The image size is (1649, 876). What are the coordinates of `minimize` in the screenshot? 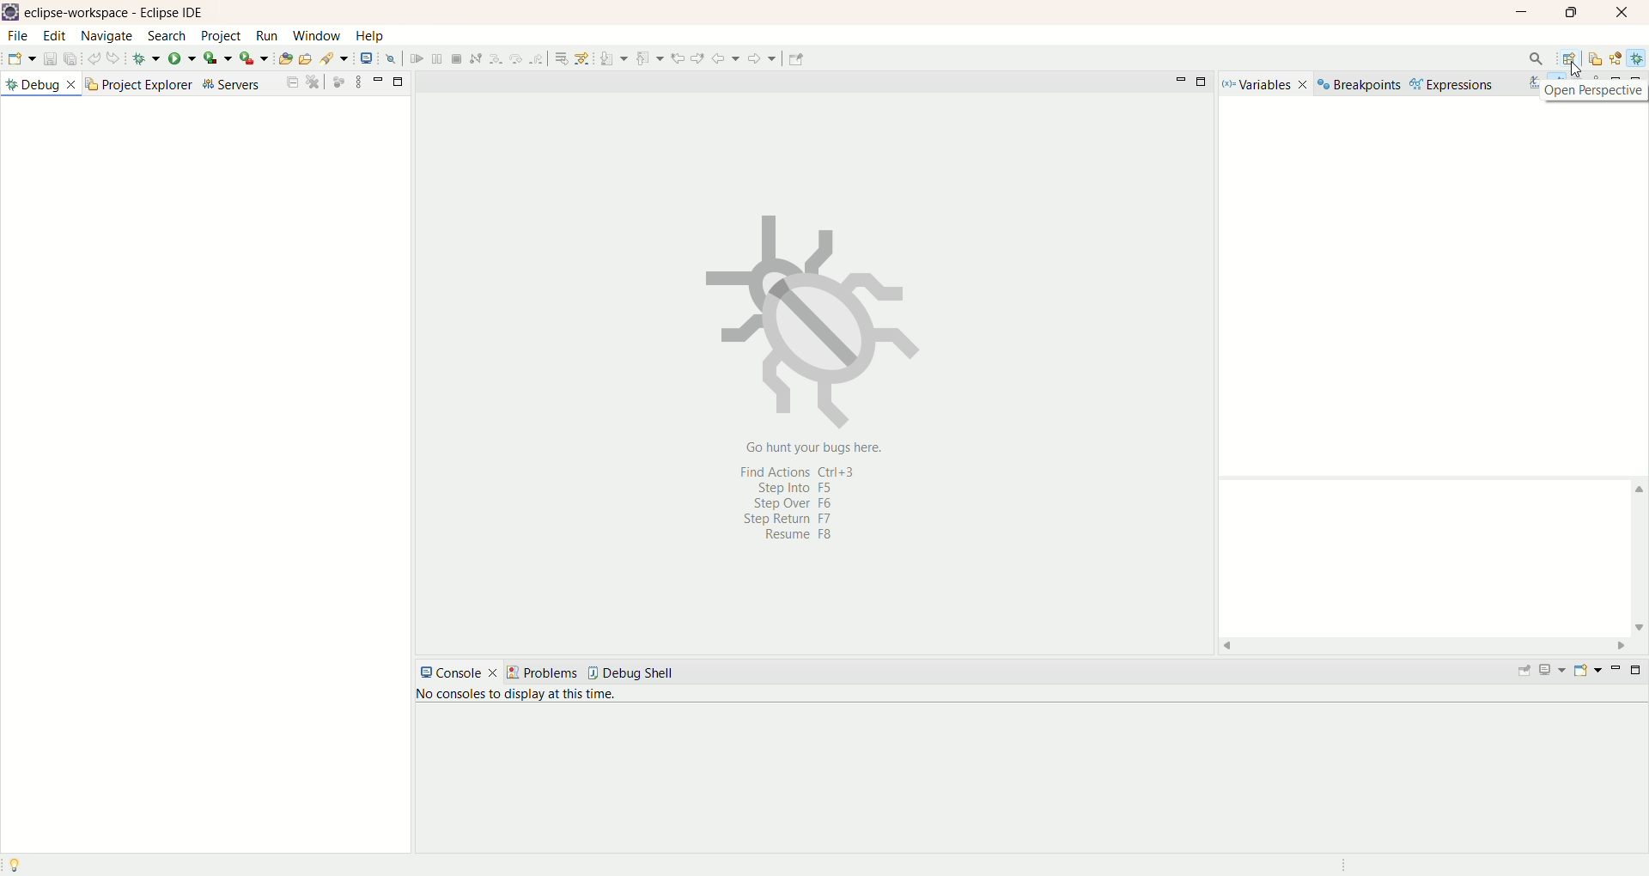 It's located at (1179, 81).